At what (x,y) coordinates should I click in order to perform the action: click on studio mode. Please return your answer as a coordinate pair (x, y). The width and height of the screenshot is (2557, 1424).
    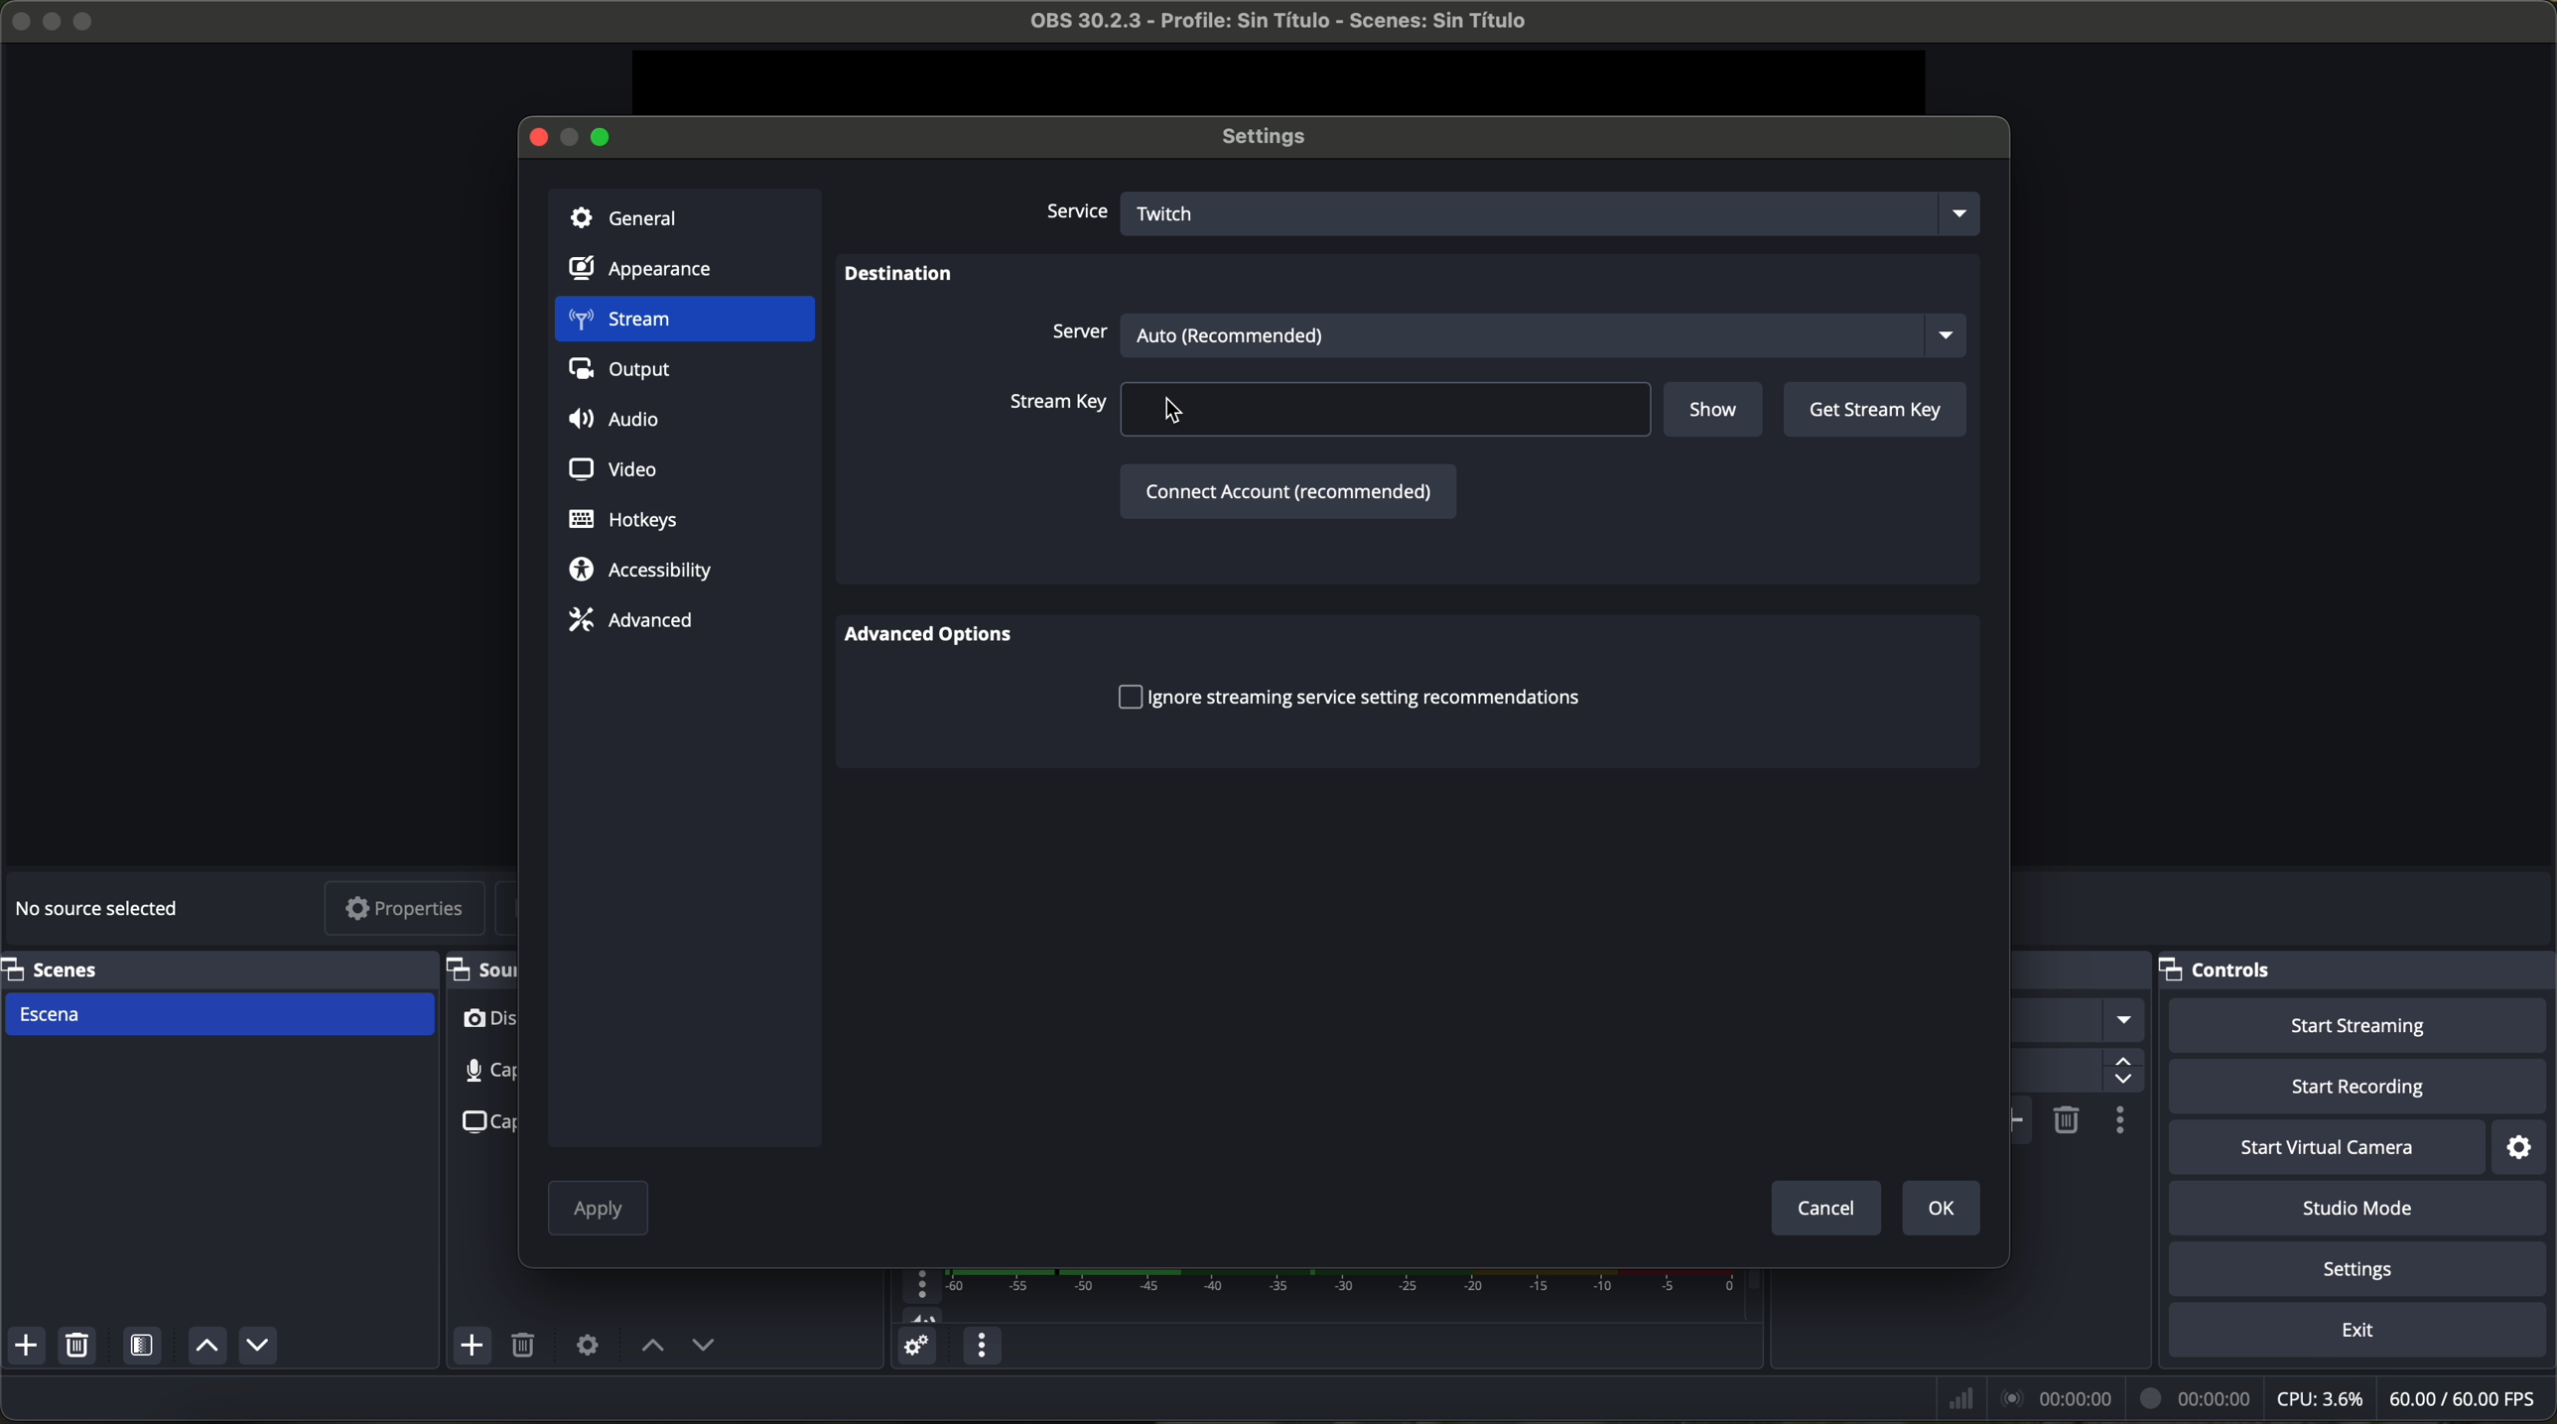
    Looking at the image, I should click on (2365, 1211).